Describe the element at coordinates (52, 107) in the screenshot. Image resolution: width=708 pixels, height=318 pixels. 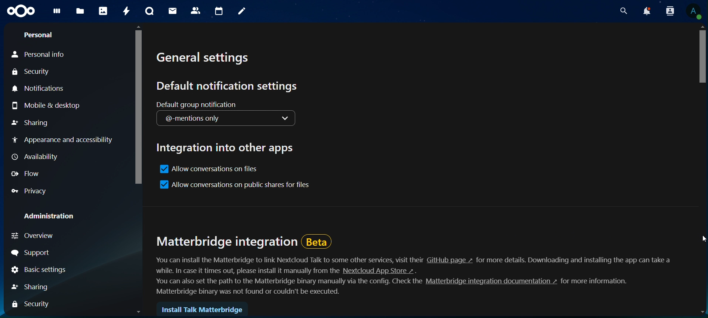
I see `Mobile & desktop` at that location.